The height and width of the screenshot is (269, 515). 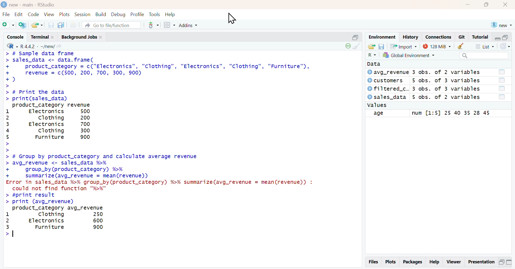 What do you see at coordinates (358, 46) in the screenshot?
I see `clear console` at bounding box center [358, 46].